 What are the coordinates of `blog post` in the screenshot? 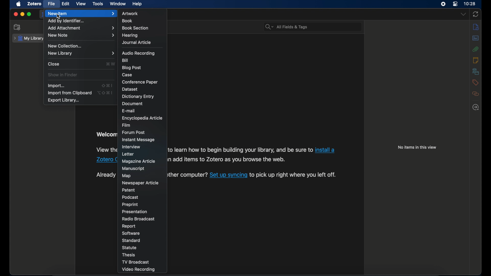 It's located at (132, 68).